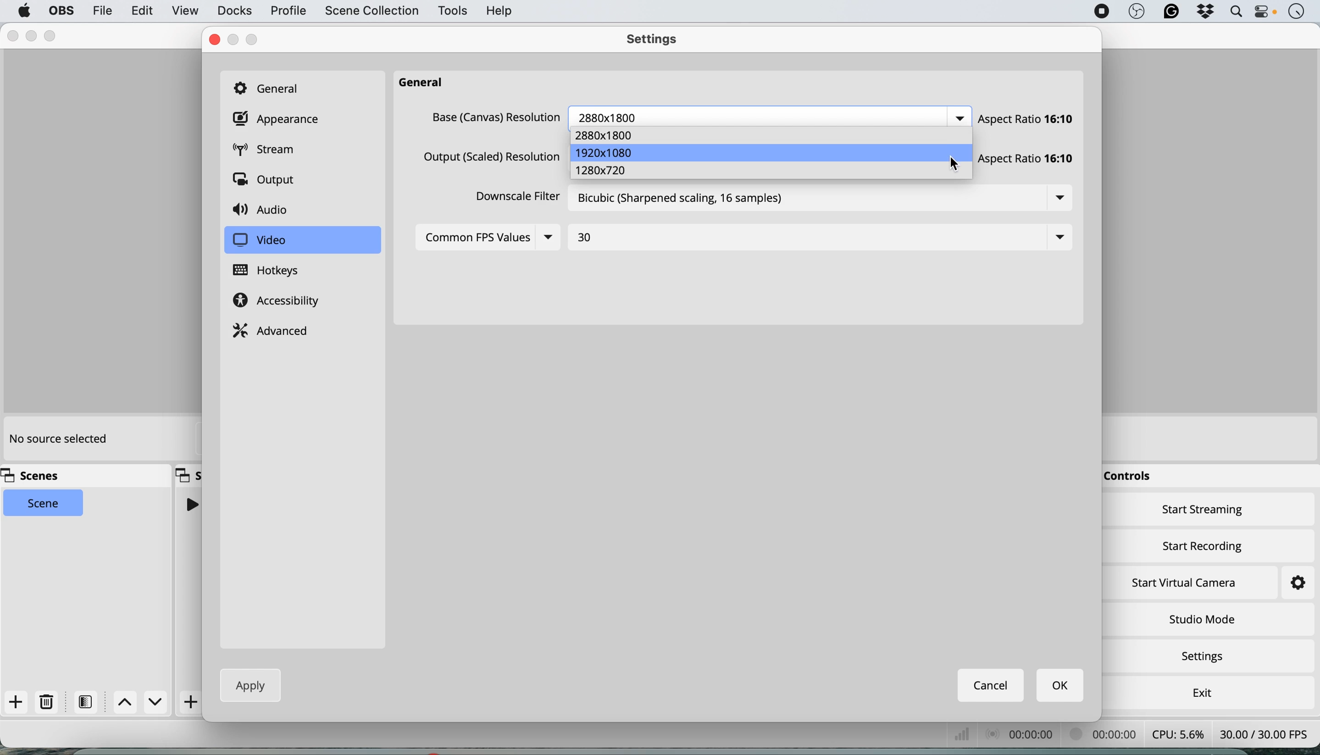  What do you see at coordinates (954, 165) in the screenshot?
I see `cursor` at bounding box center [954, 165].